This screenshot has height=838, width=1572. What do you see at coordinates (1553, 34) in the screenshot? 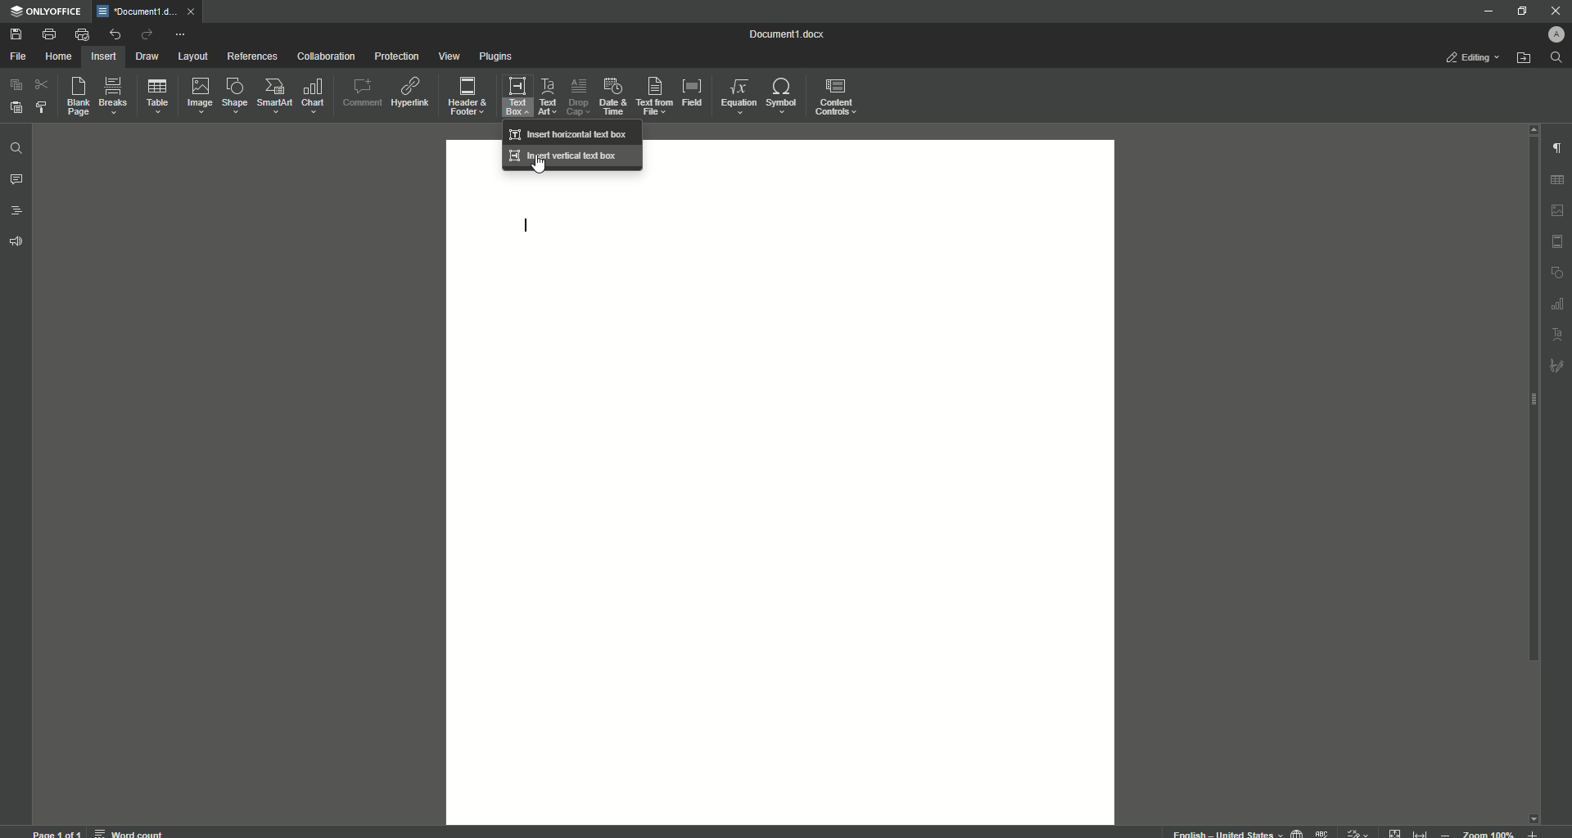
I see `Profile` at bounding box center [1553, 34].